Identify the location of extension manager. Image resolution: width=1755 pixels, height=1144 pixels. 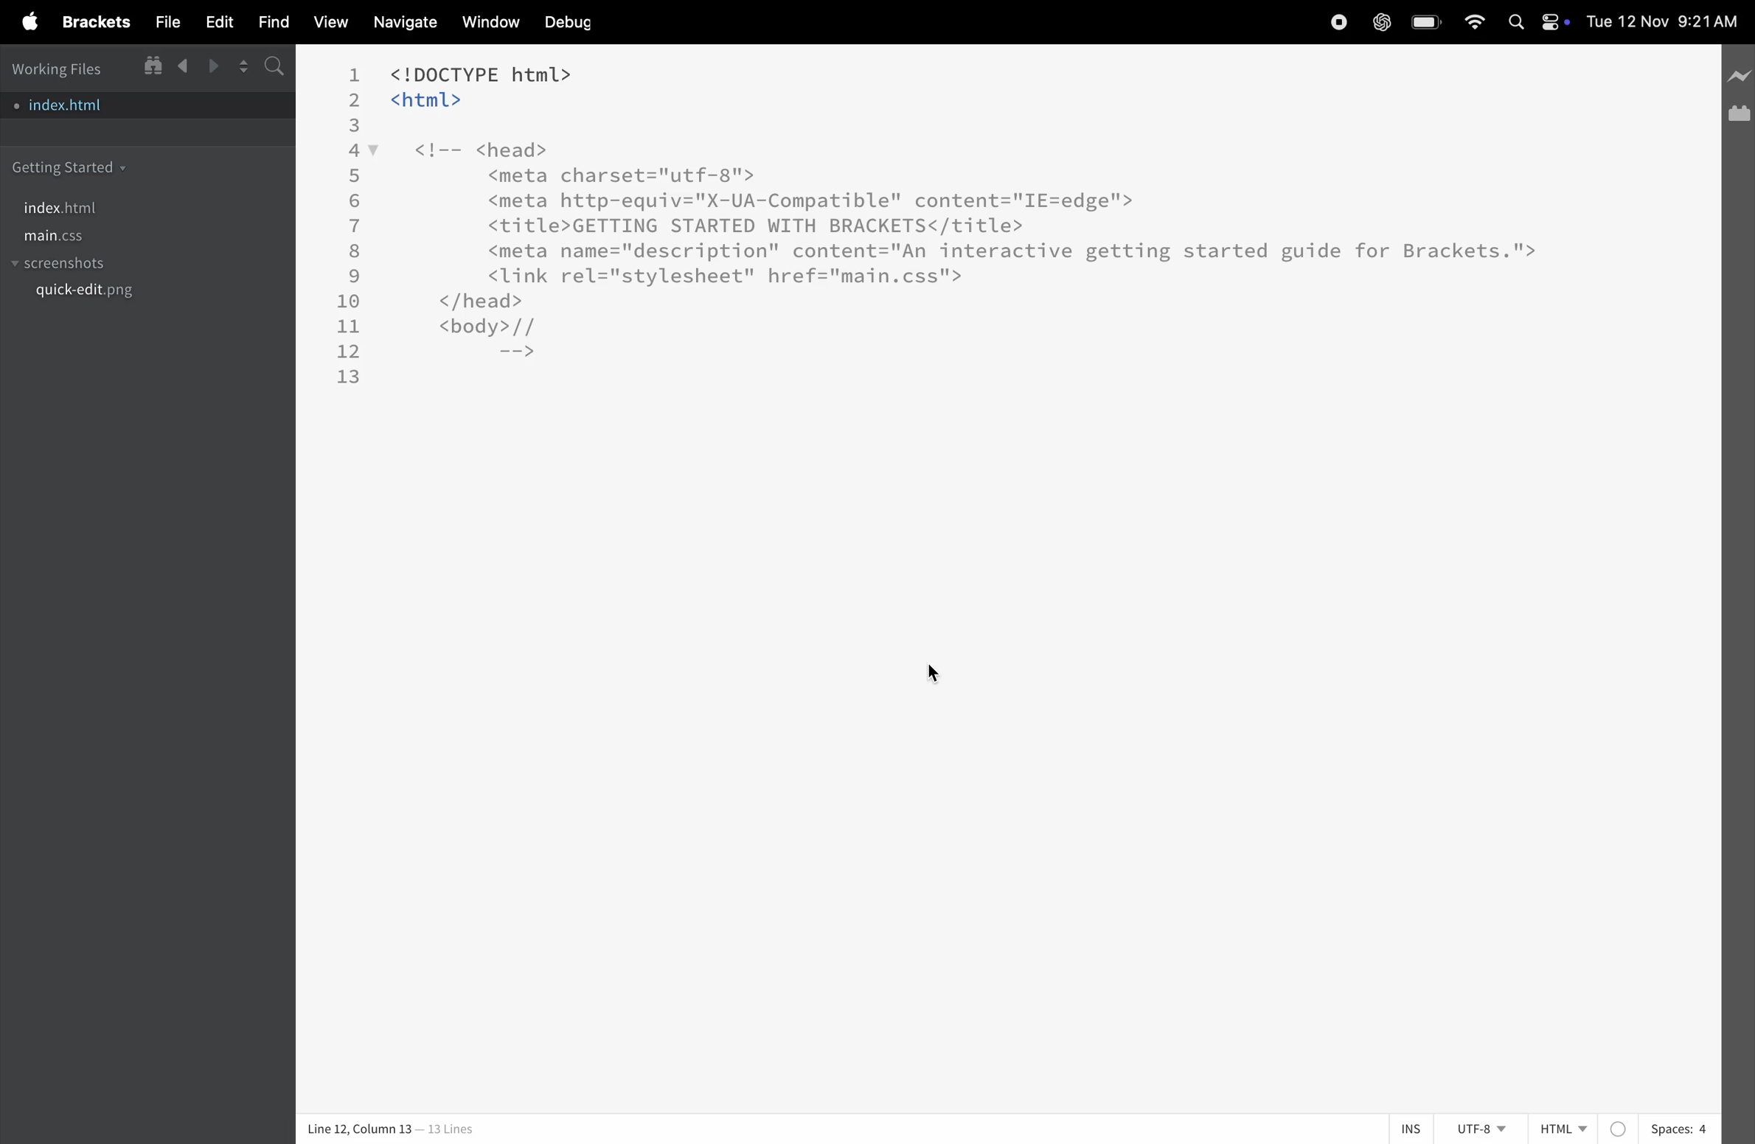
(1739, 115).